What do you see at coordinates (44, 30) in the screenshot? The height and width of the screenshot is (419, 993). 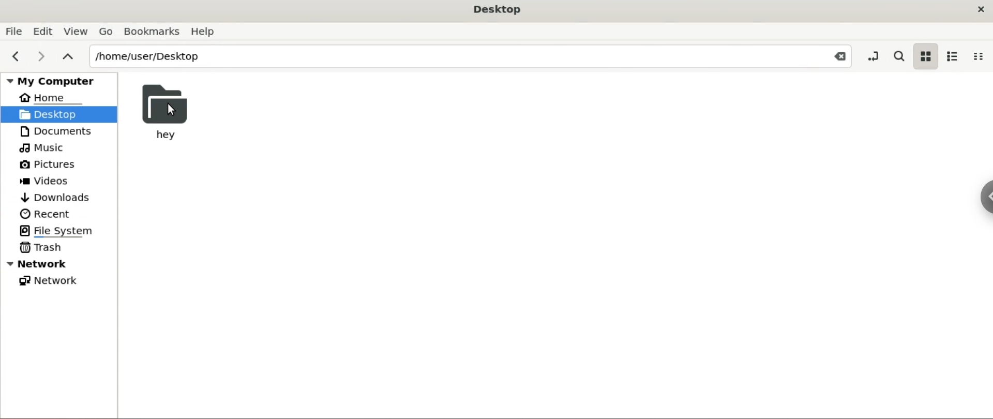 I see `Edit` at bounding box center [44, 30].